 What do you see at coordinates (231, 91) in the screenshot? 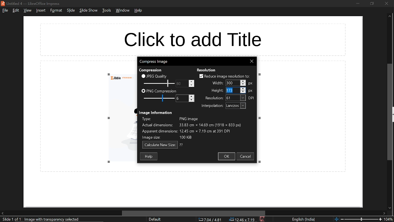
I see `Selected` at bounding box center [231, 91].